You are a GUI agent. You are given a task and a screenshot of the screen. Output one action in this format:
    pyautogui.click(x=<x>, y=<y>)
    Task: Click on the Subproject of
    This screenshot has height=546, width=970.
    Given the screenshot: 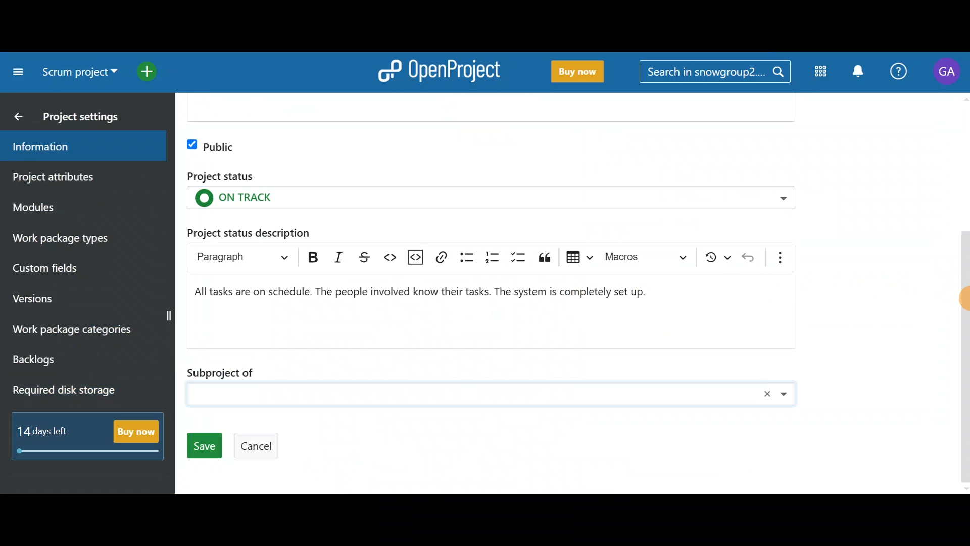 What is the action you would take?
    pyautogui.click(x=493, y=385)
    